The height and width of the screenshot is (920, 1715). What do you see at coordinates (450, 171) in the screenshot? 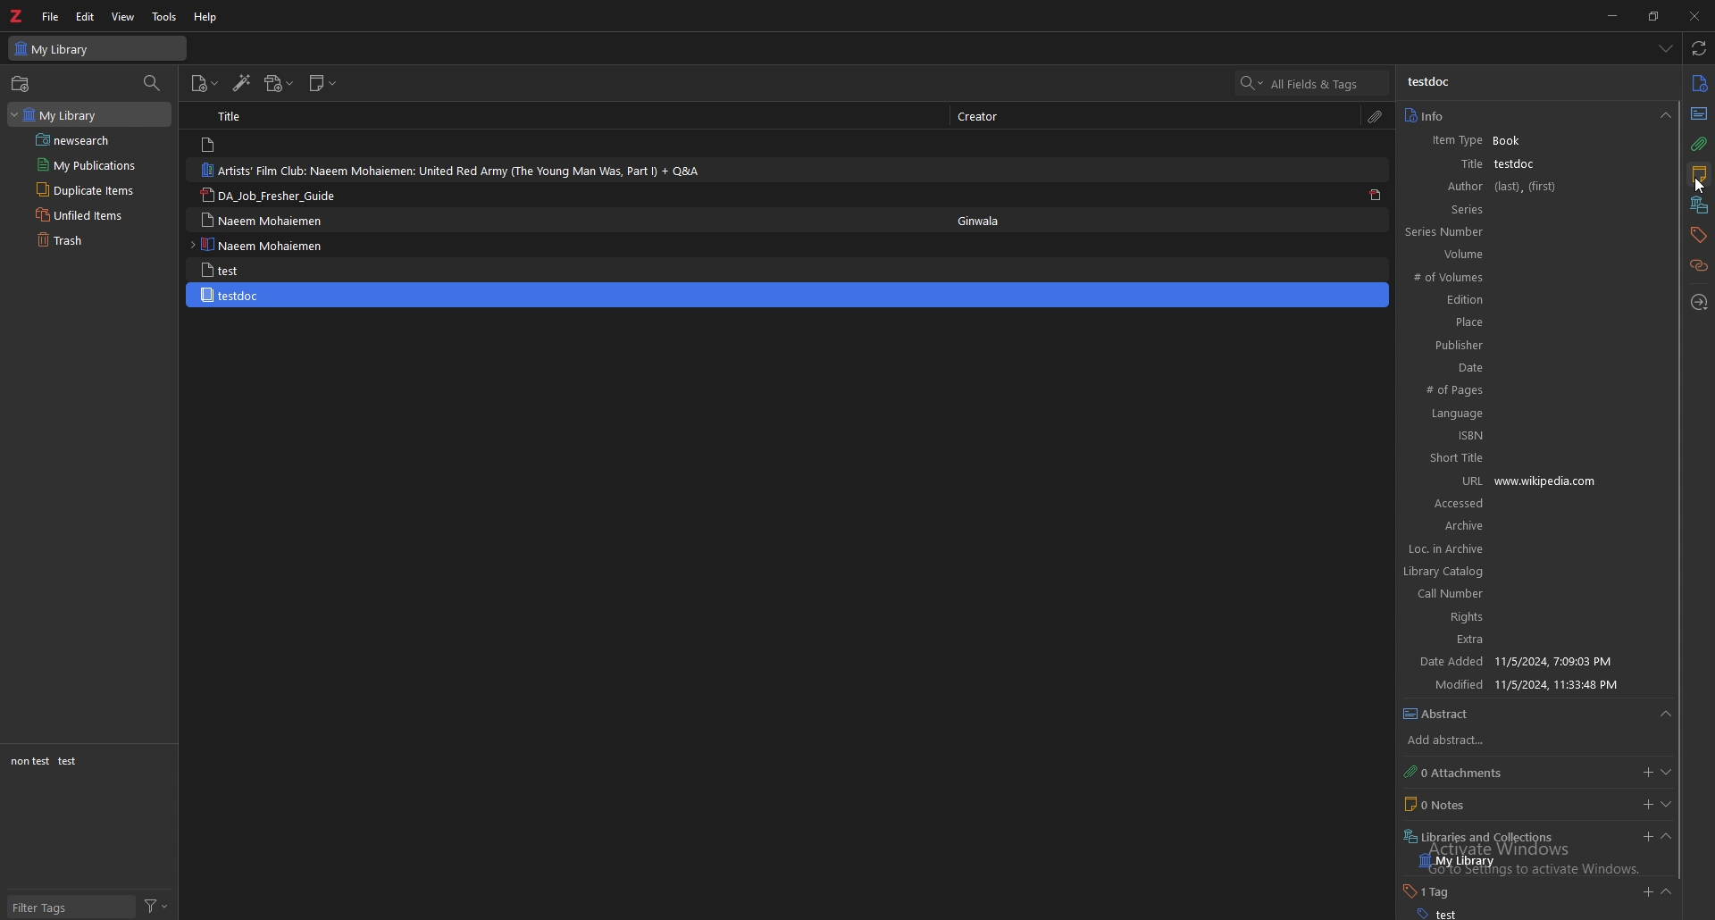
I see `artists' film club: naeem mohaiemen: united red army (the young man was, part I) + q&a` at bounding box center [450, 171].